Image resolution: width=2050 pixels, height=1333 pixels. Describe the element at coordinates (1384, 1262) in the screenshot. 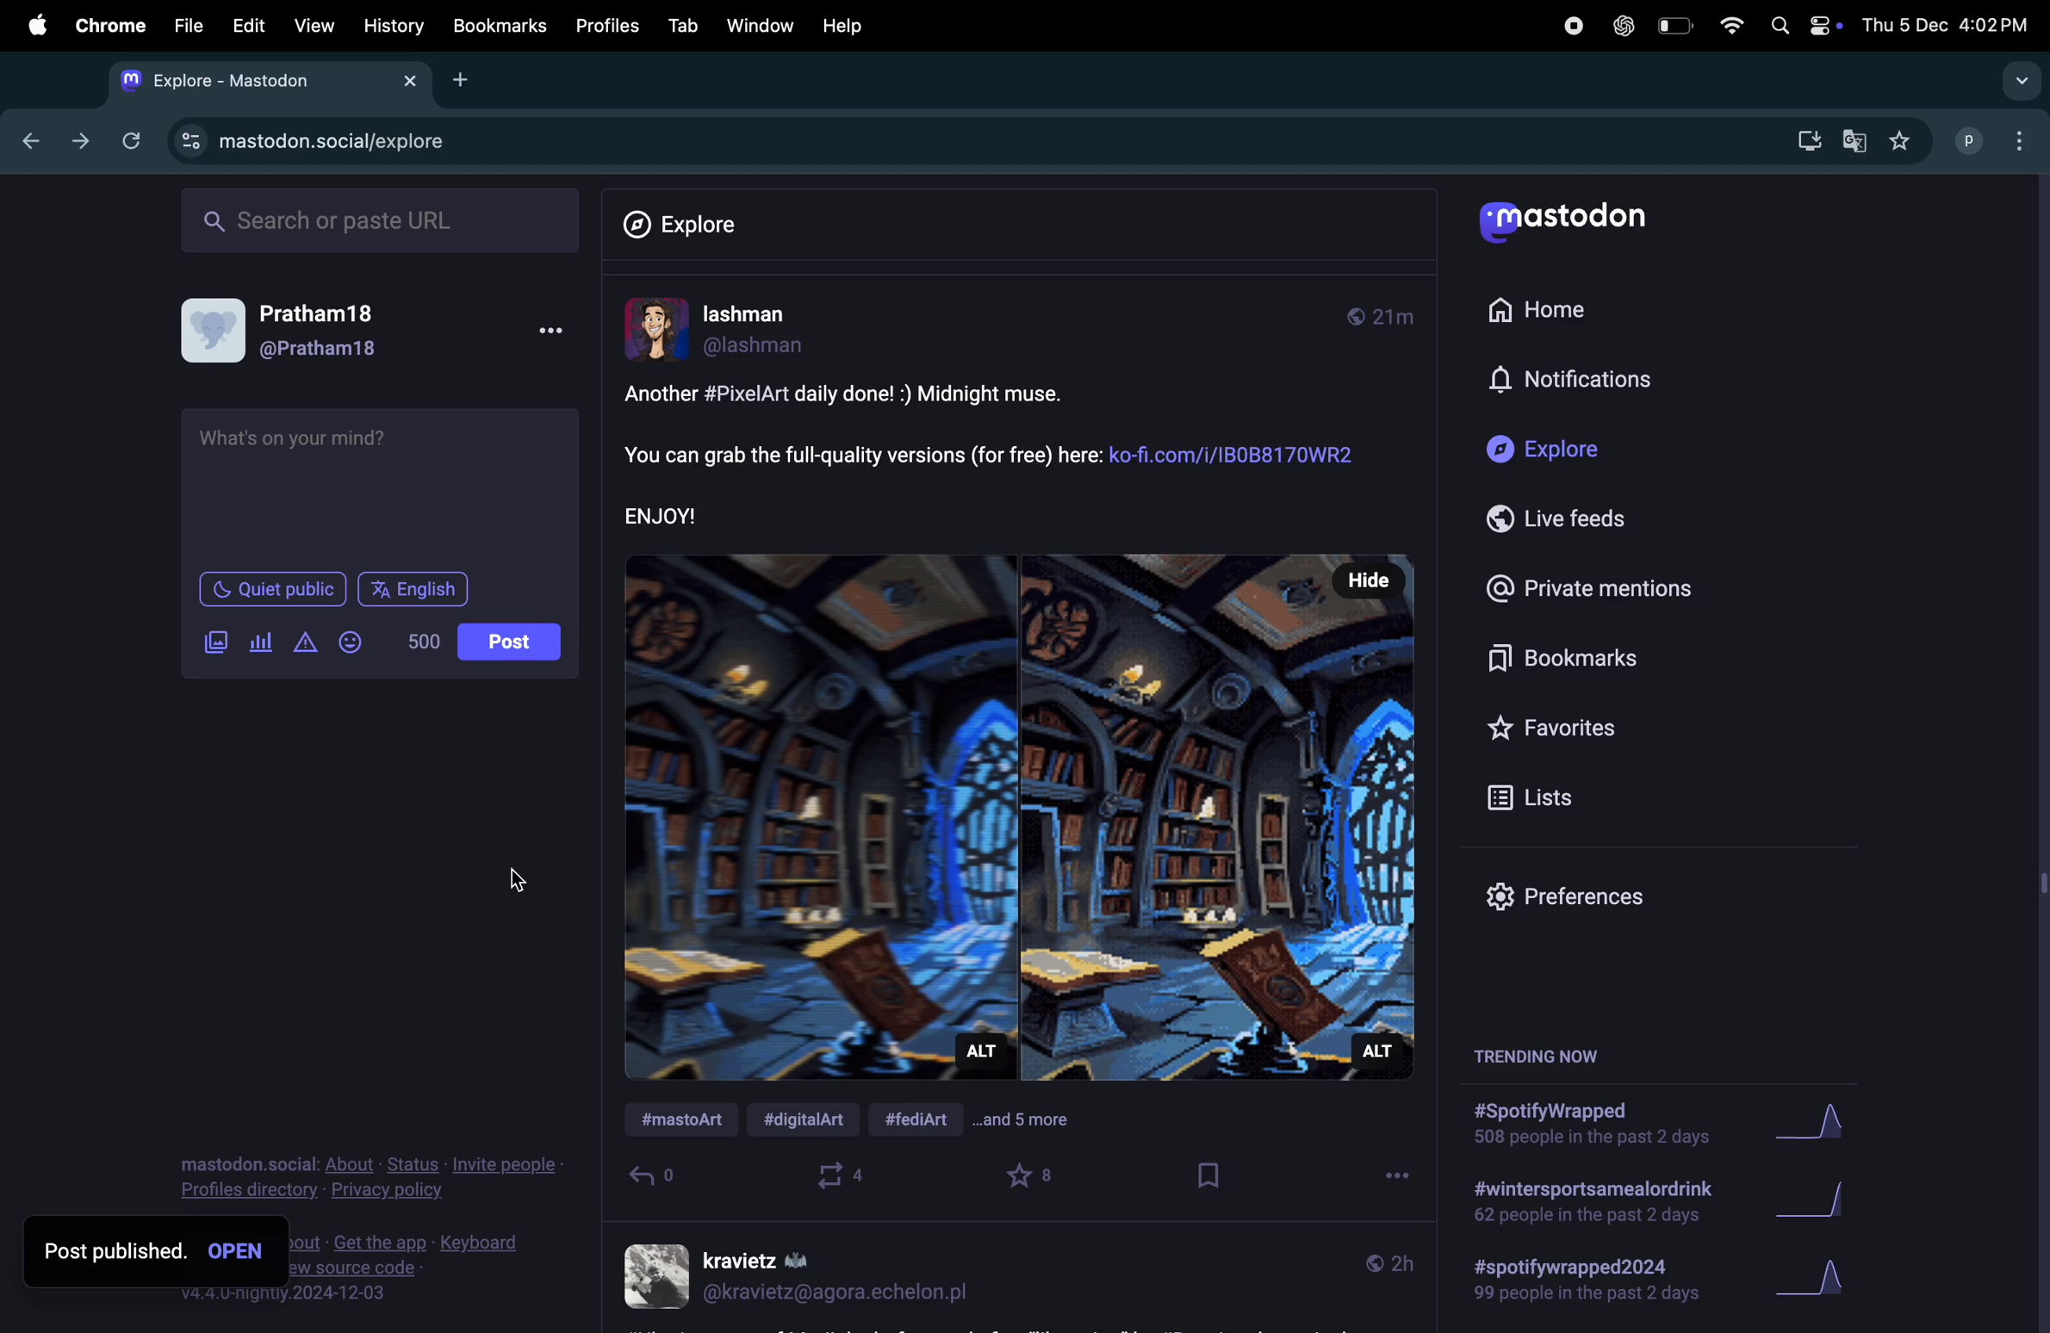

I see `time line` at that location.